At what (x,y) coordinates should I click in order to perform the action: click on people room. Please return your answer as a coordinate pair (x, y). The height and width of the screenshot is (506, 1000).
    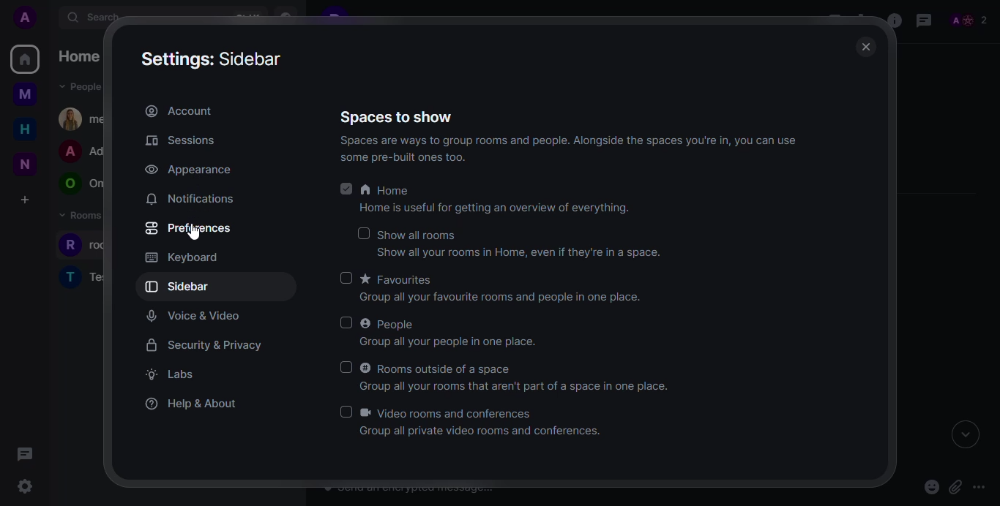
    Looking at the image, I should click on (84, 152).